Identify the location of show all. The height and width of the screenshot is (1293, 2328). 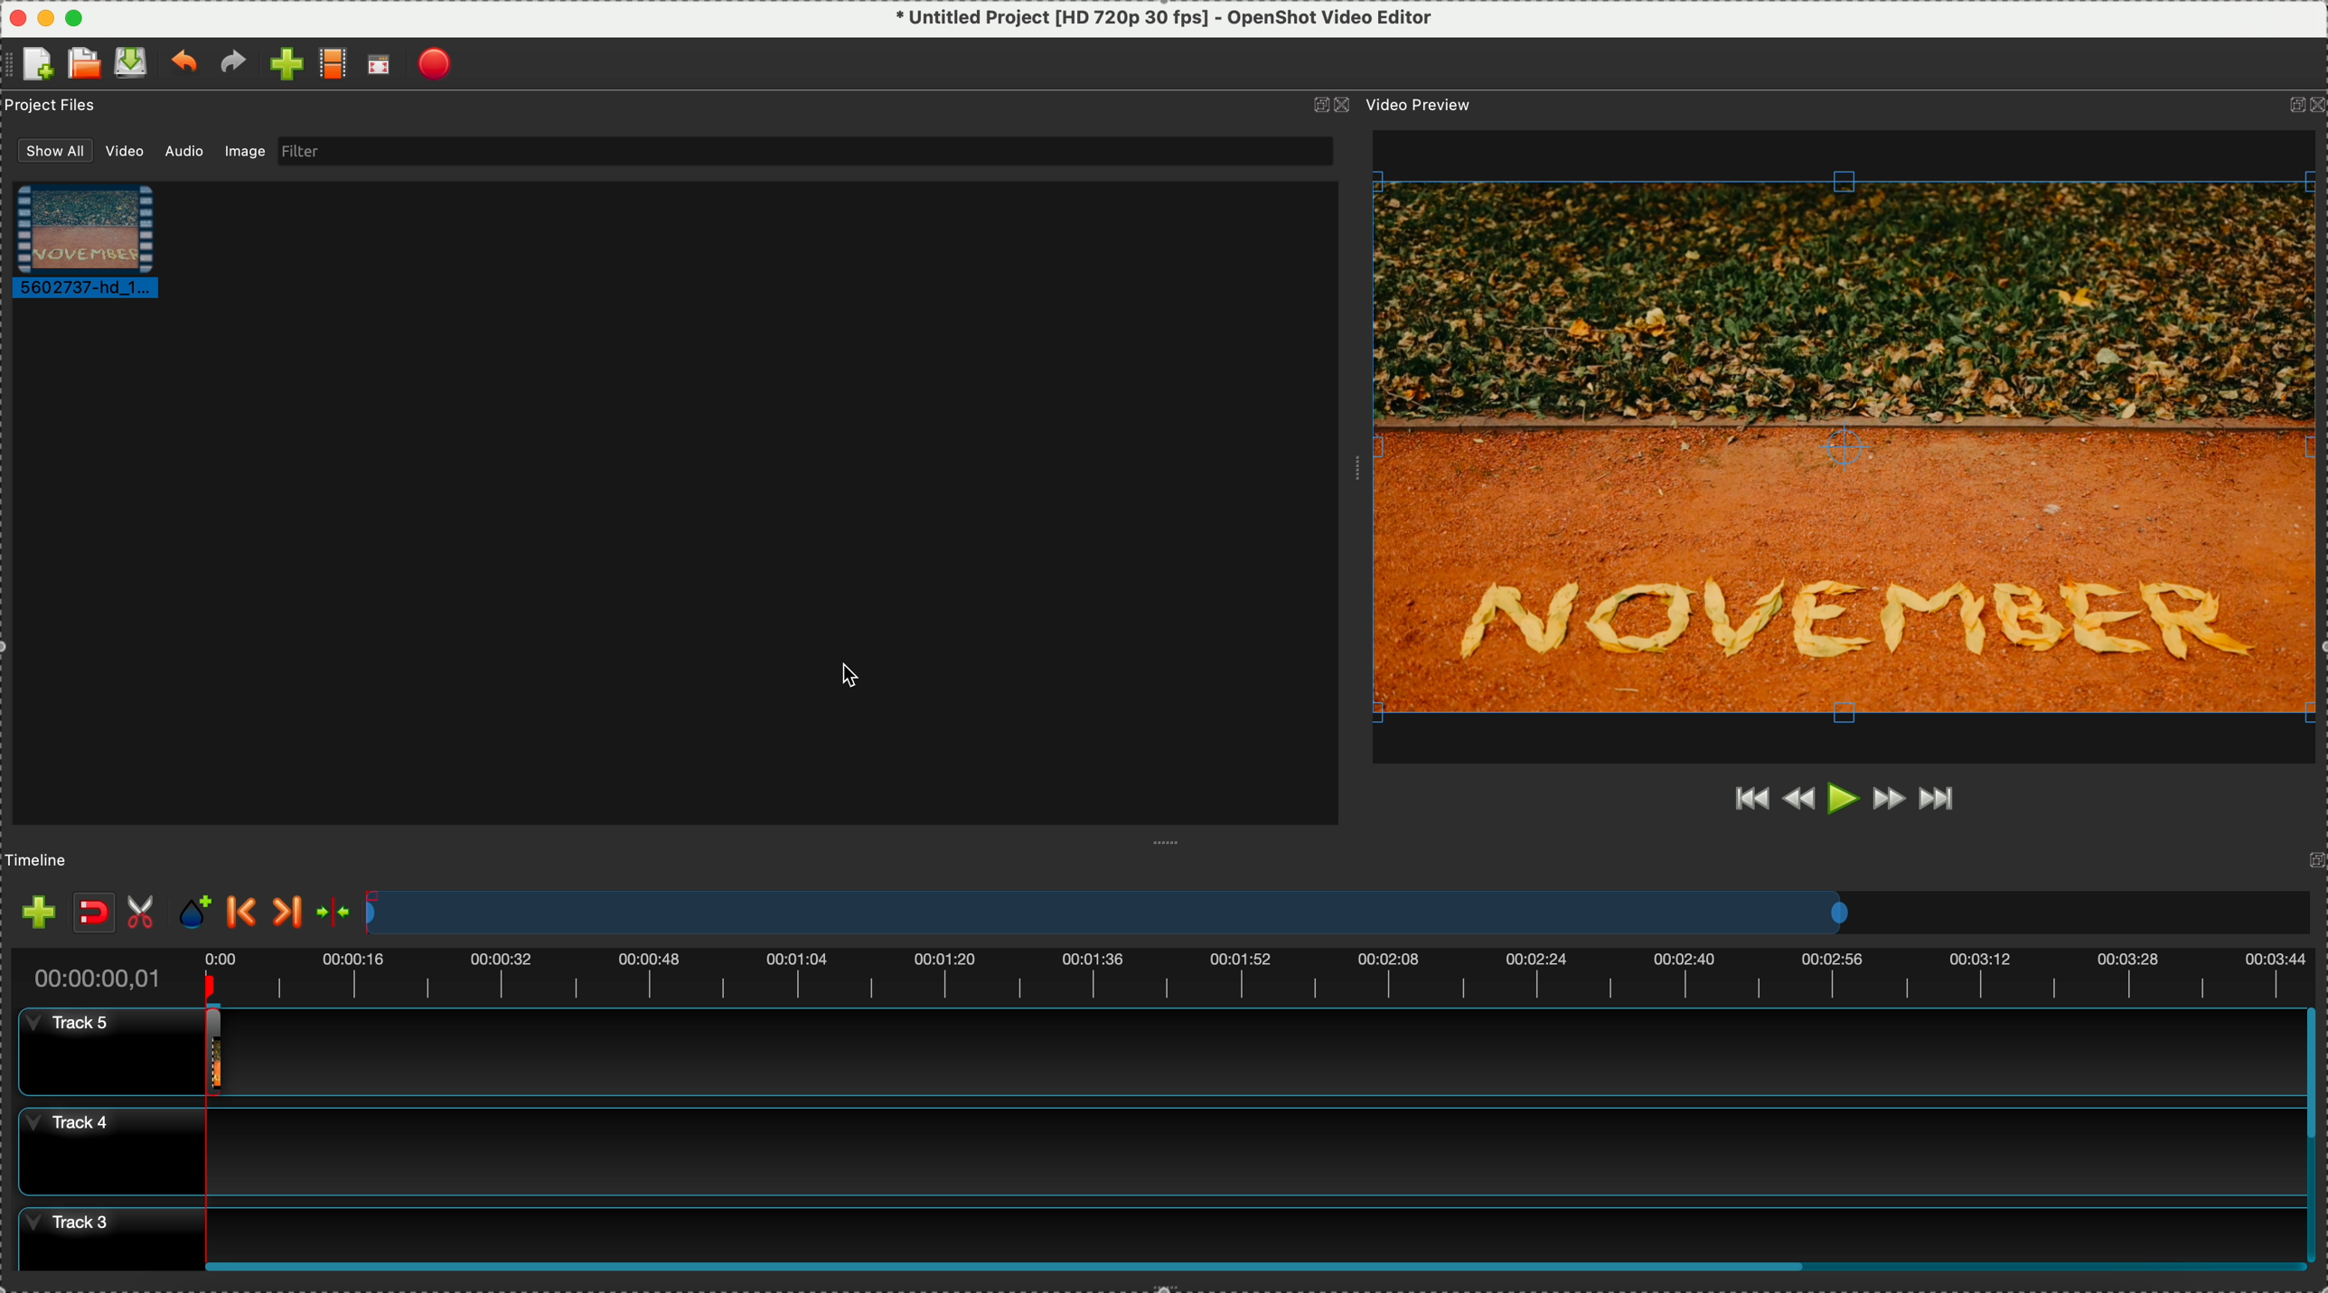
(48, 149).